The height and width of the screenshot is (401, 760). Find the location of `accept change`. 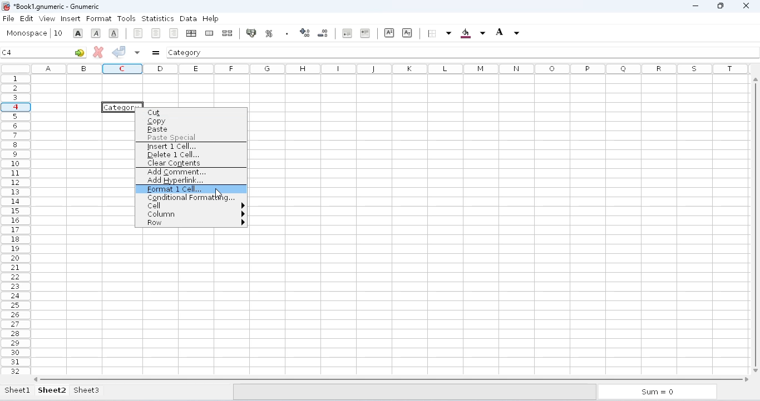

accept change is located at coordinates (119, 51).